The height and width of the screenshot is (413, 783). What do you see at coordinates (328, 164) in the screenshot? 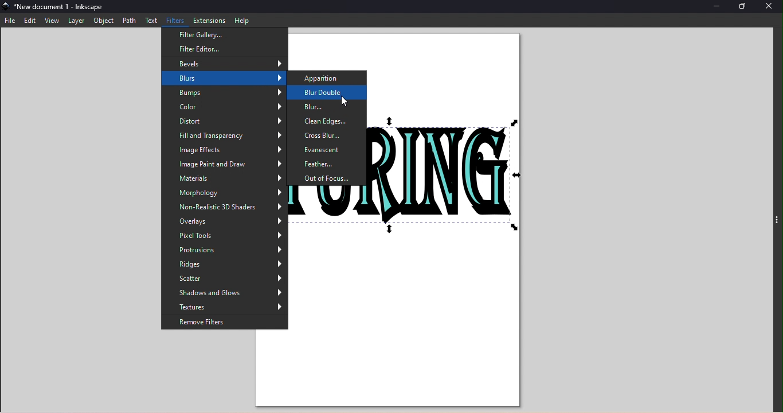
I see `Feather...` at bounding box center [328, 164].